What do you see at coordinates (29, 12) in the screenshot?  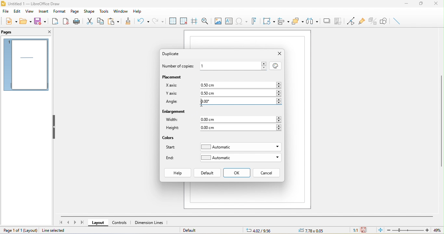 I see `view` at bounding box center [29, 12].